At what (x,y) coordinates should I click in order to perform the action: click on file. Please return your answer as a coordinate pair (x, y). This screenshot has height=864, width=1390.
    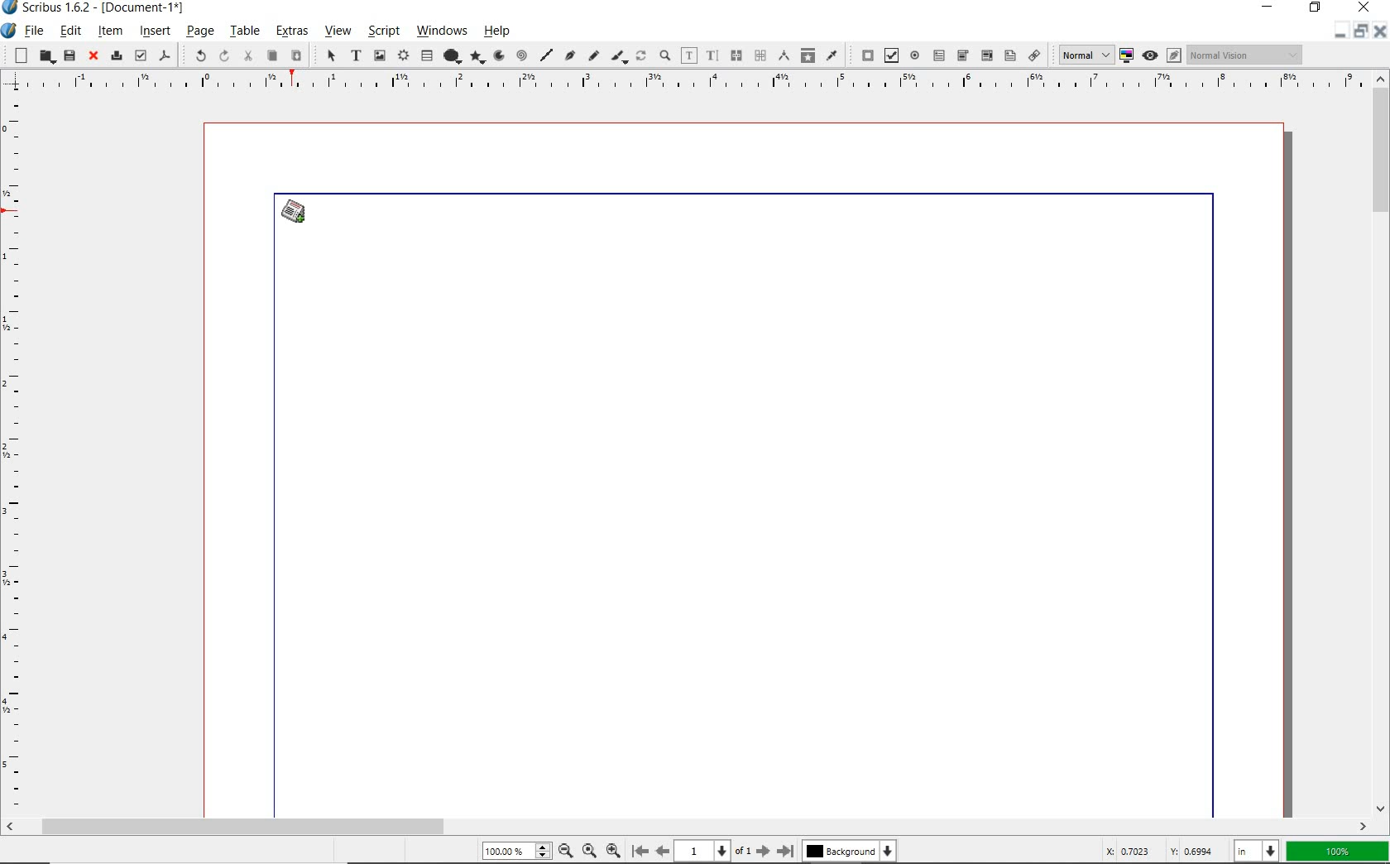
    Looking at the image, I should click on (37, 30).